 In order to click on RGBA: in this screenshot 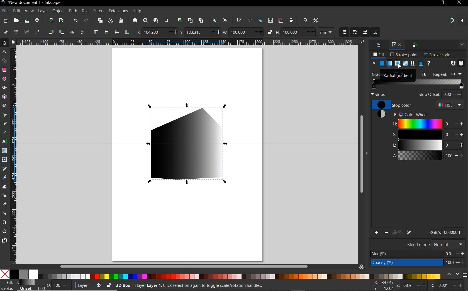, I will do `click(434, 232)`.